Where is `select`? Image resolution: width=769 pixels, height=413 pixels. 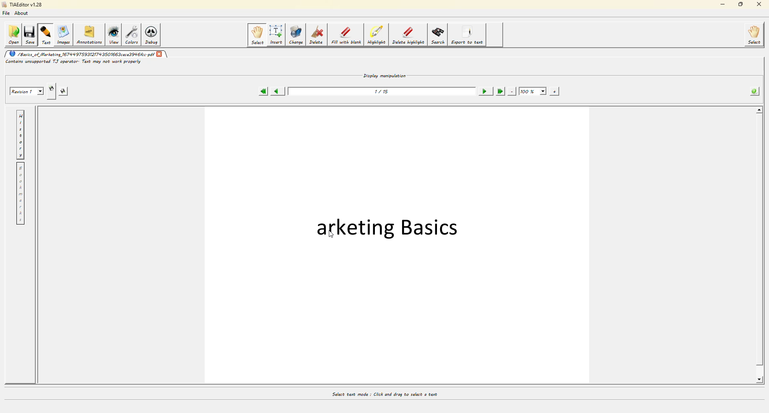
select is located at coordinates (755, 35).